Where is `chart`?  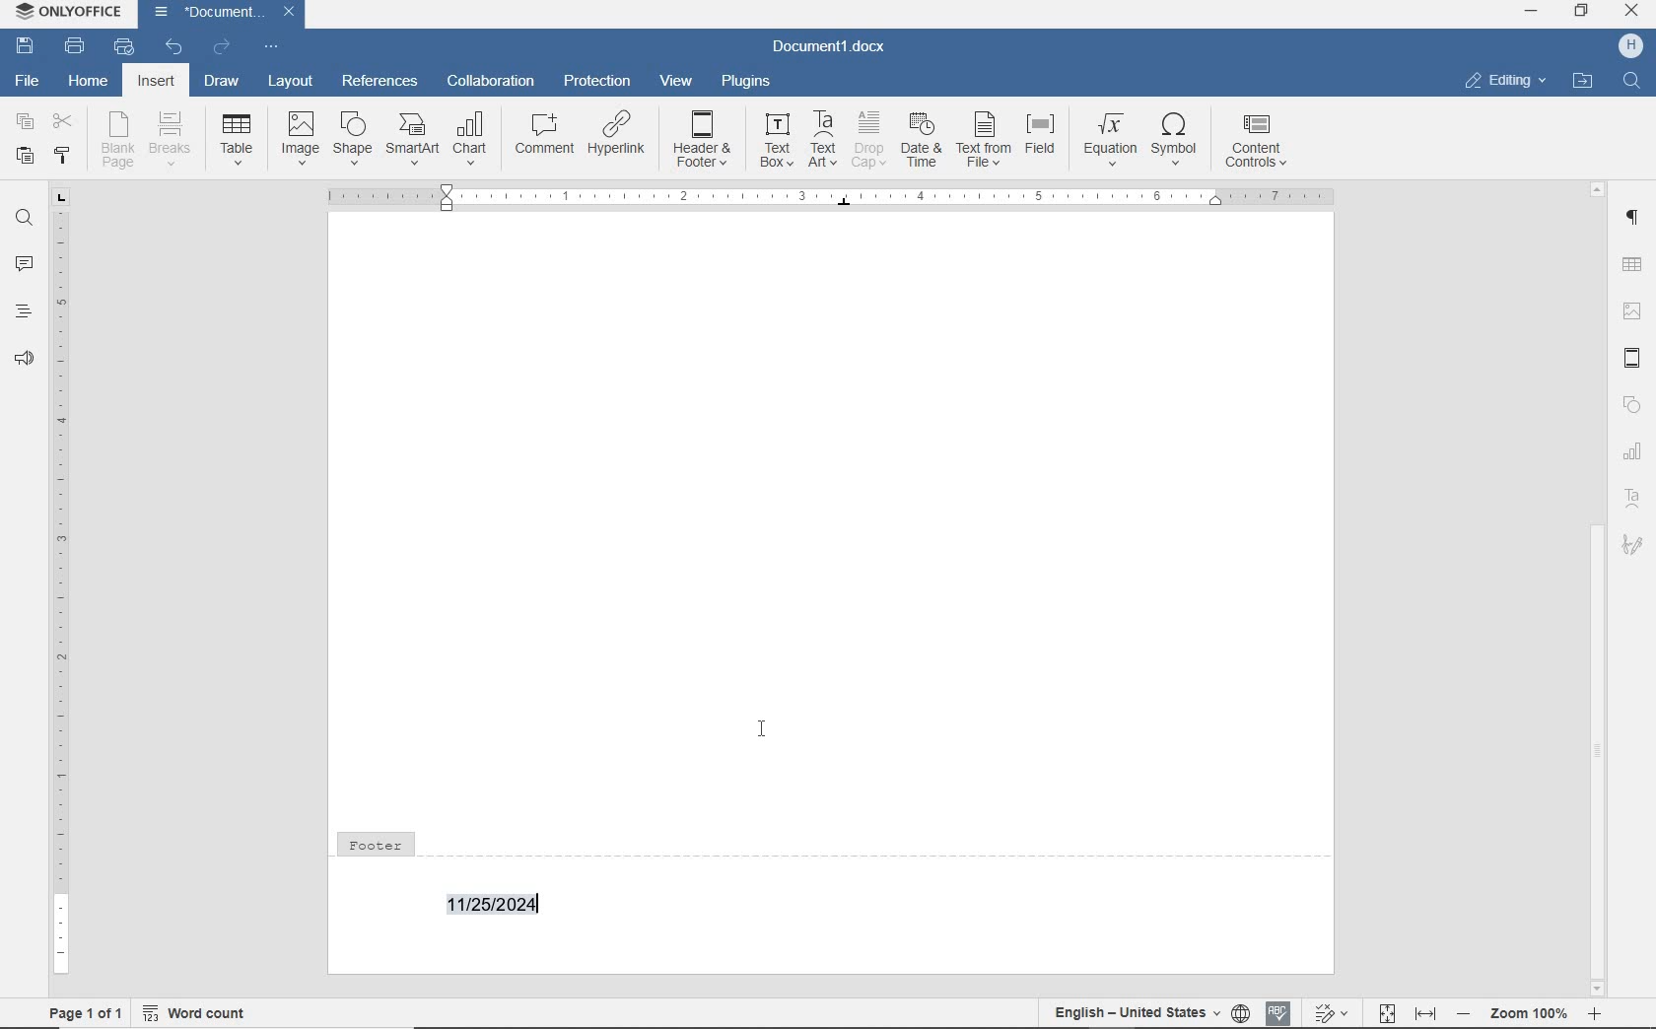
chart is located at coordinates (472, 136).